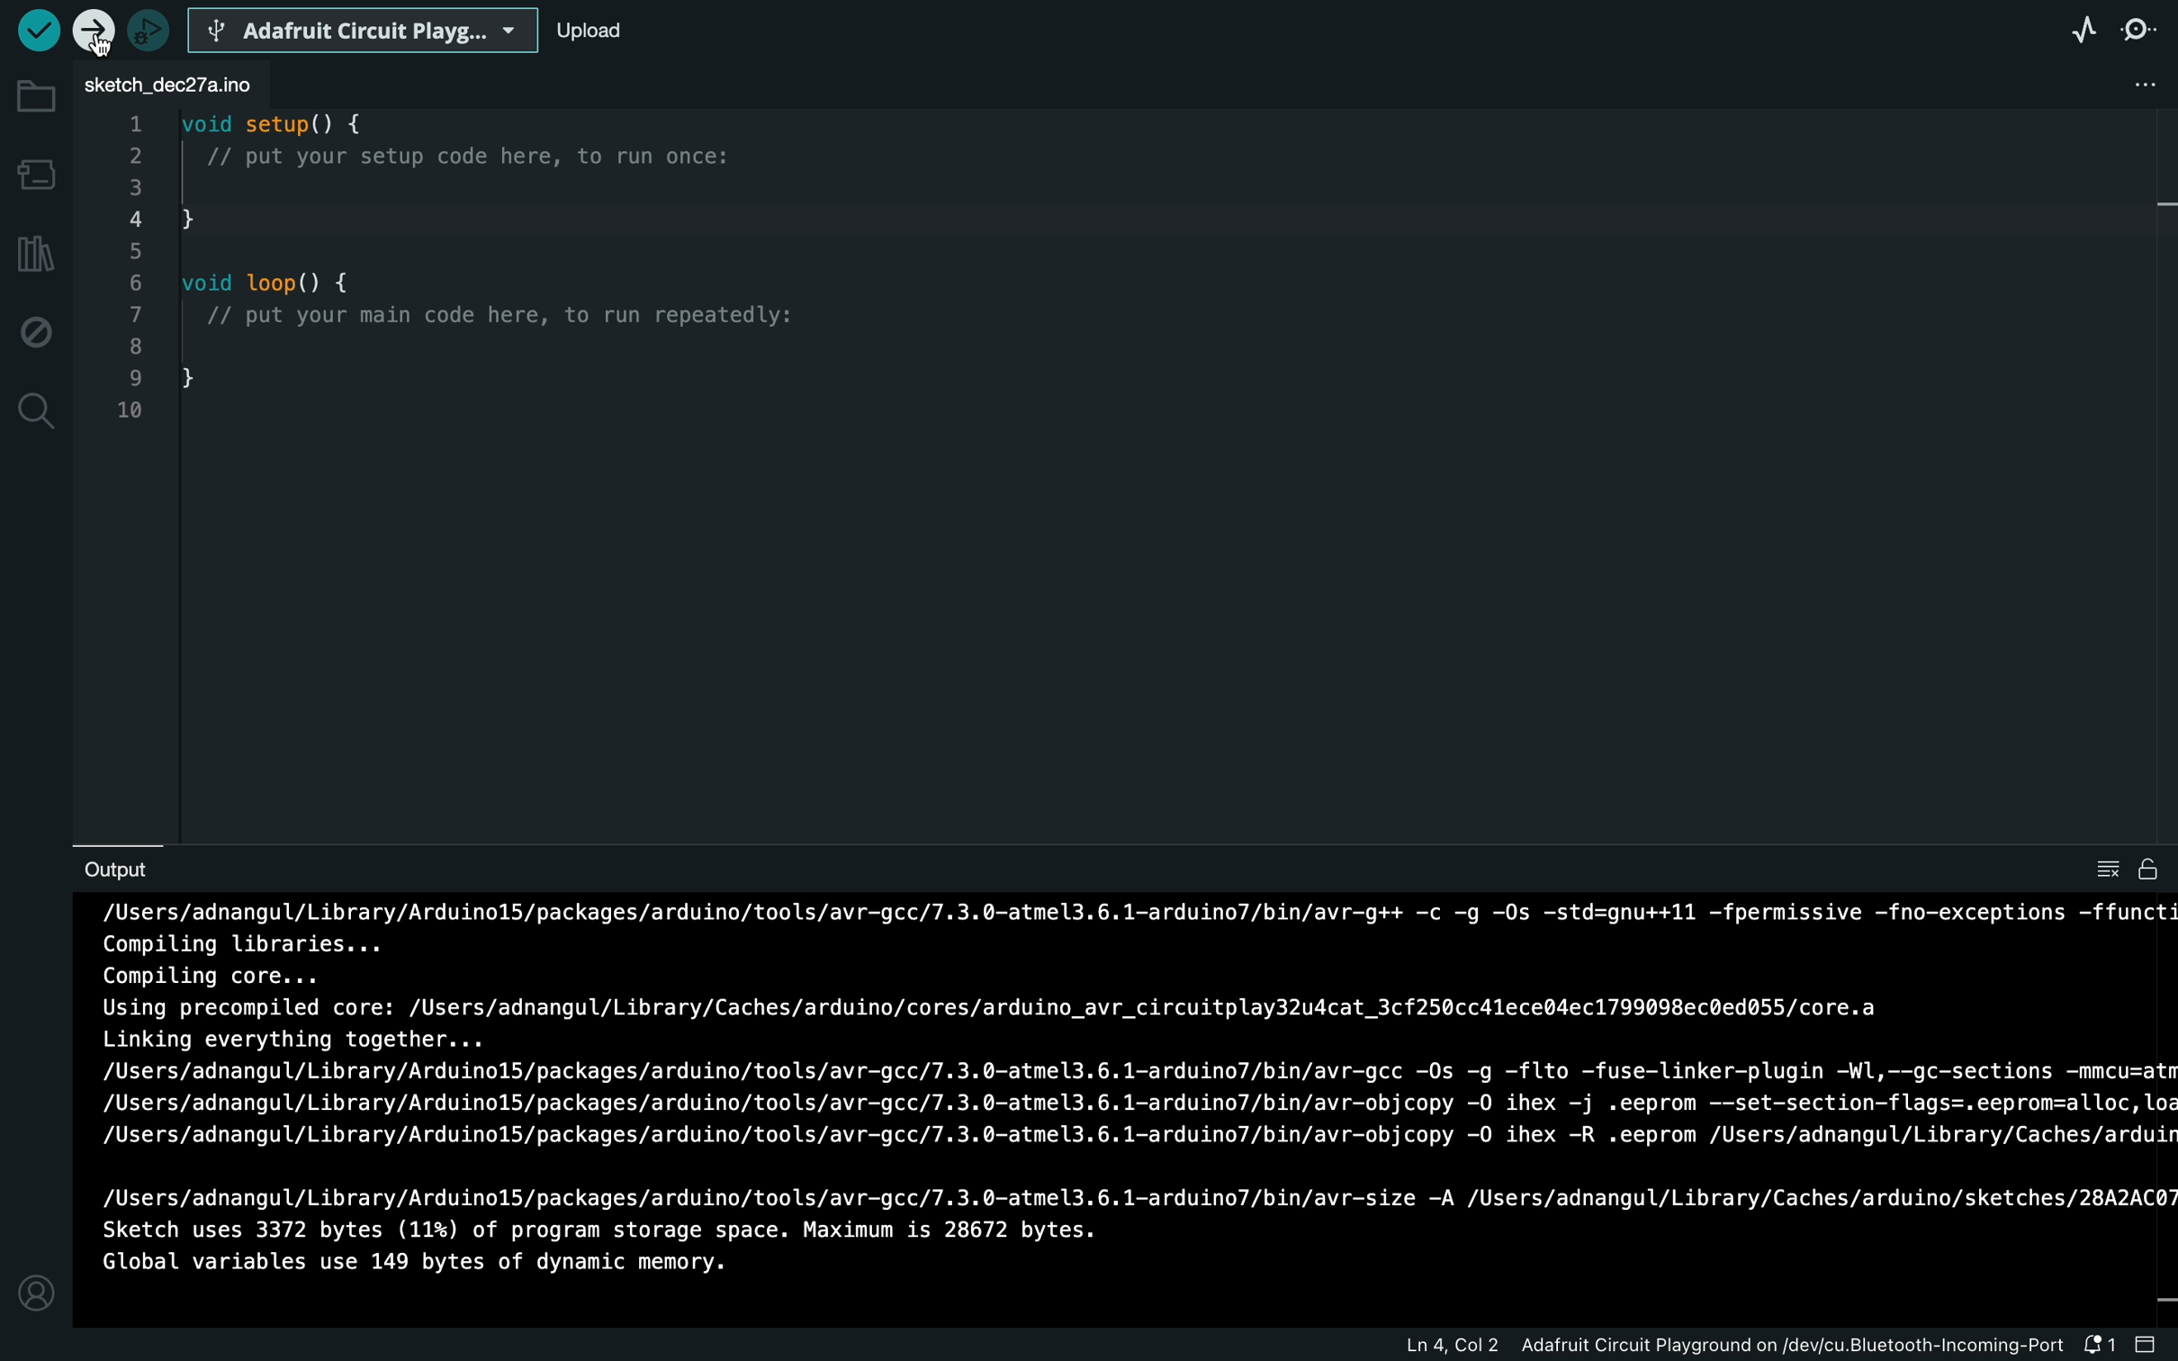 This screenshot has width=2178, height=1361. I want to click on file is writable, so click(2154, 874).